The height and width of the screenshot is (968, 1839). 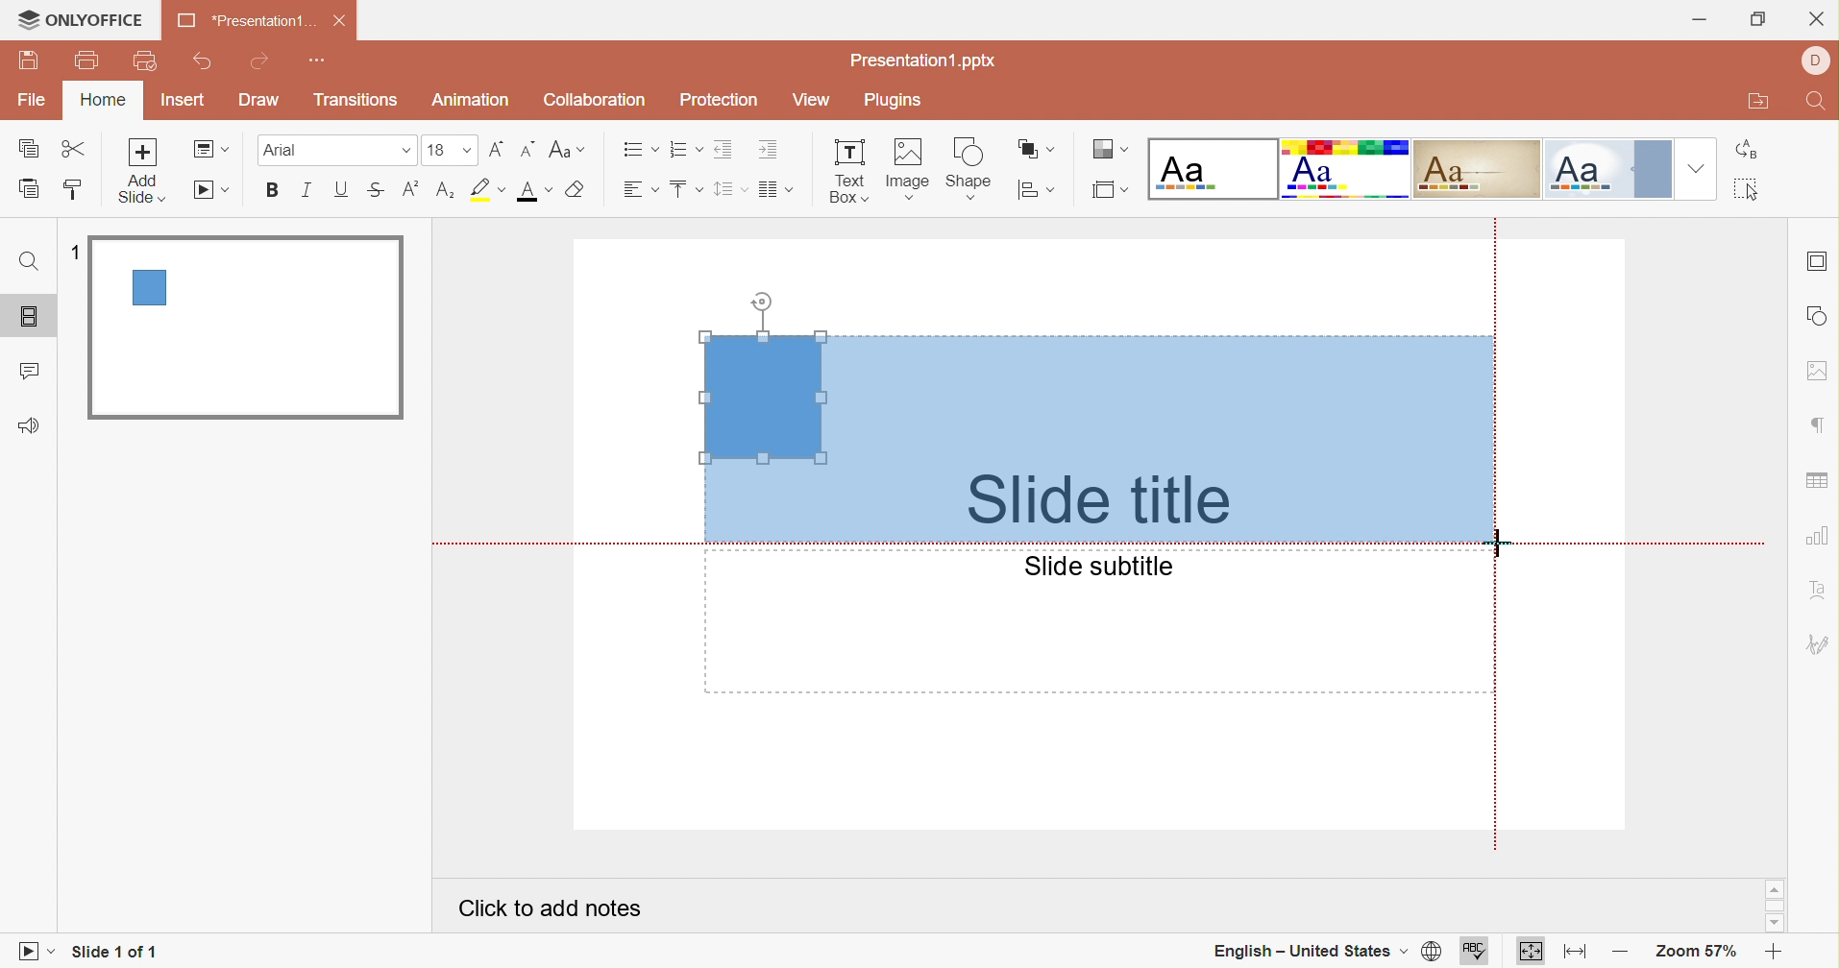 I want to click on View, so click(x=812, y=101).